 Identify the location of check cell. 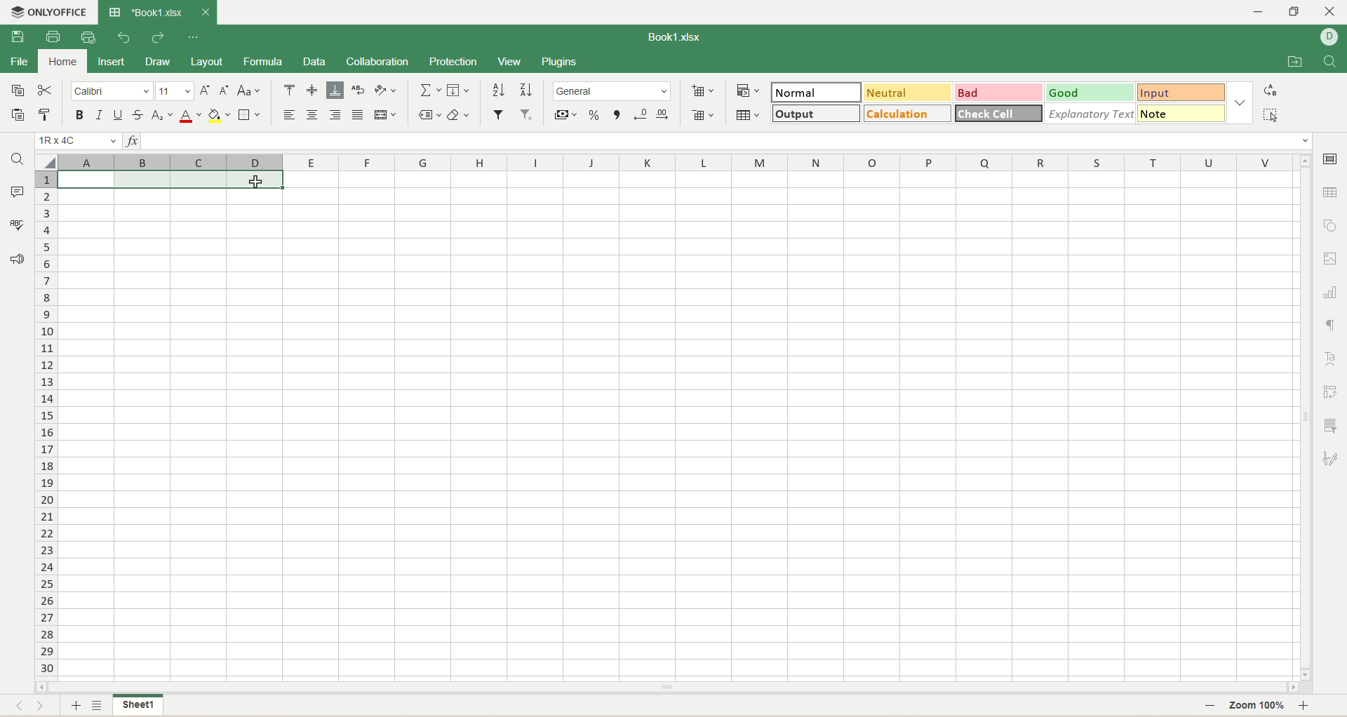
(1000, 114).